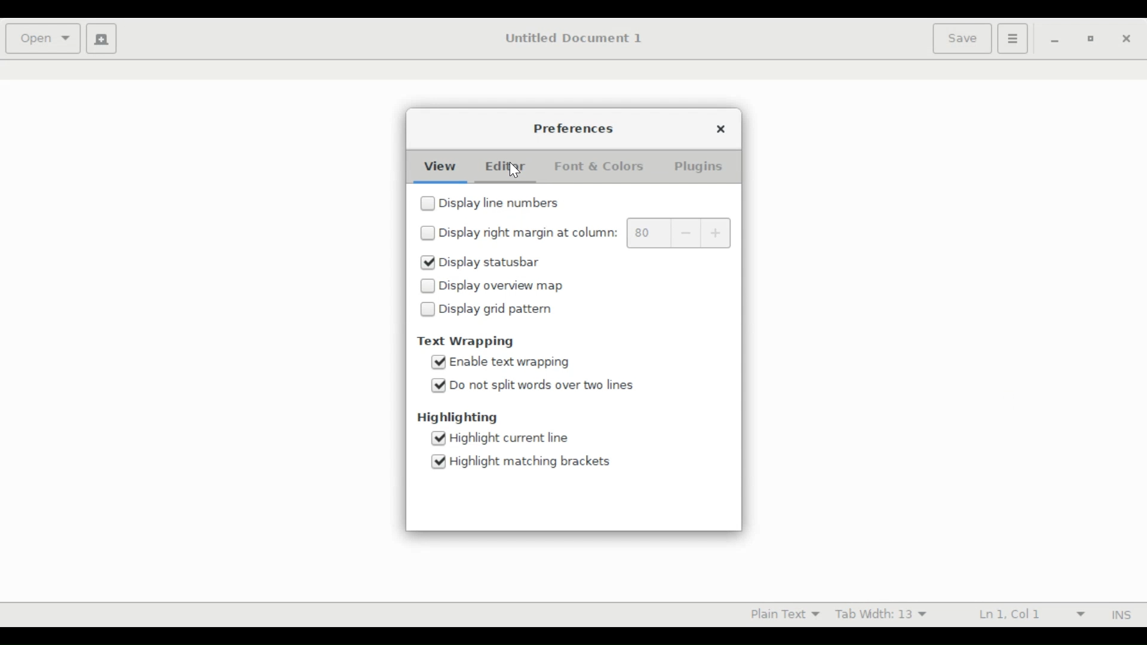  What do you see at coordinates (505, 287) in the screenshot?
I see `(un)check Display overview map` at bounding box center [505, 287].